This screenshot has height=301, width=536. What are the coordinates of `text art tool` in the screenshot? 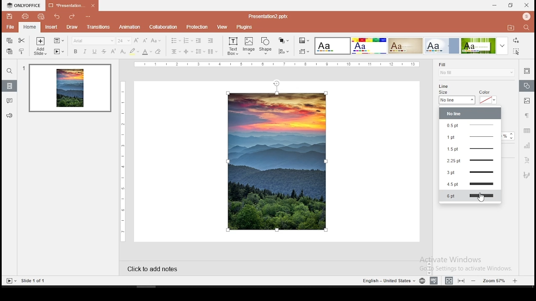 It's located at (527, 161).